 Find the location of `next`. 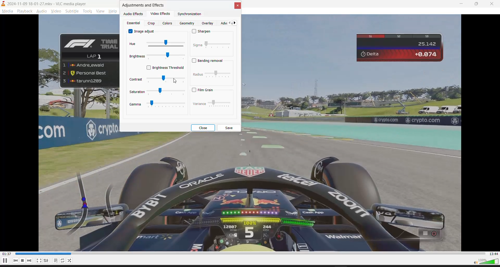

next is located at coordinates (236, 23).